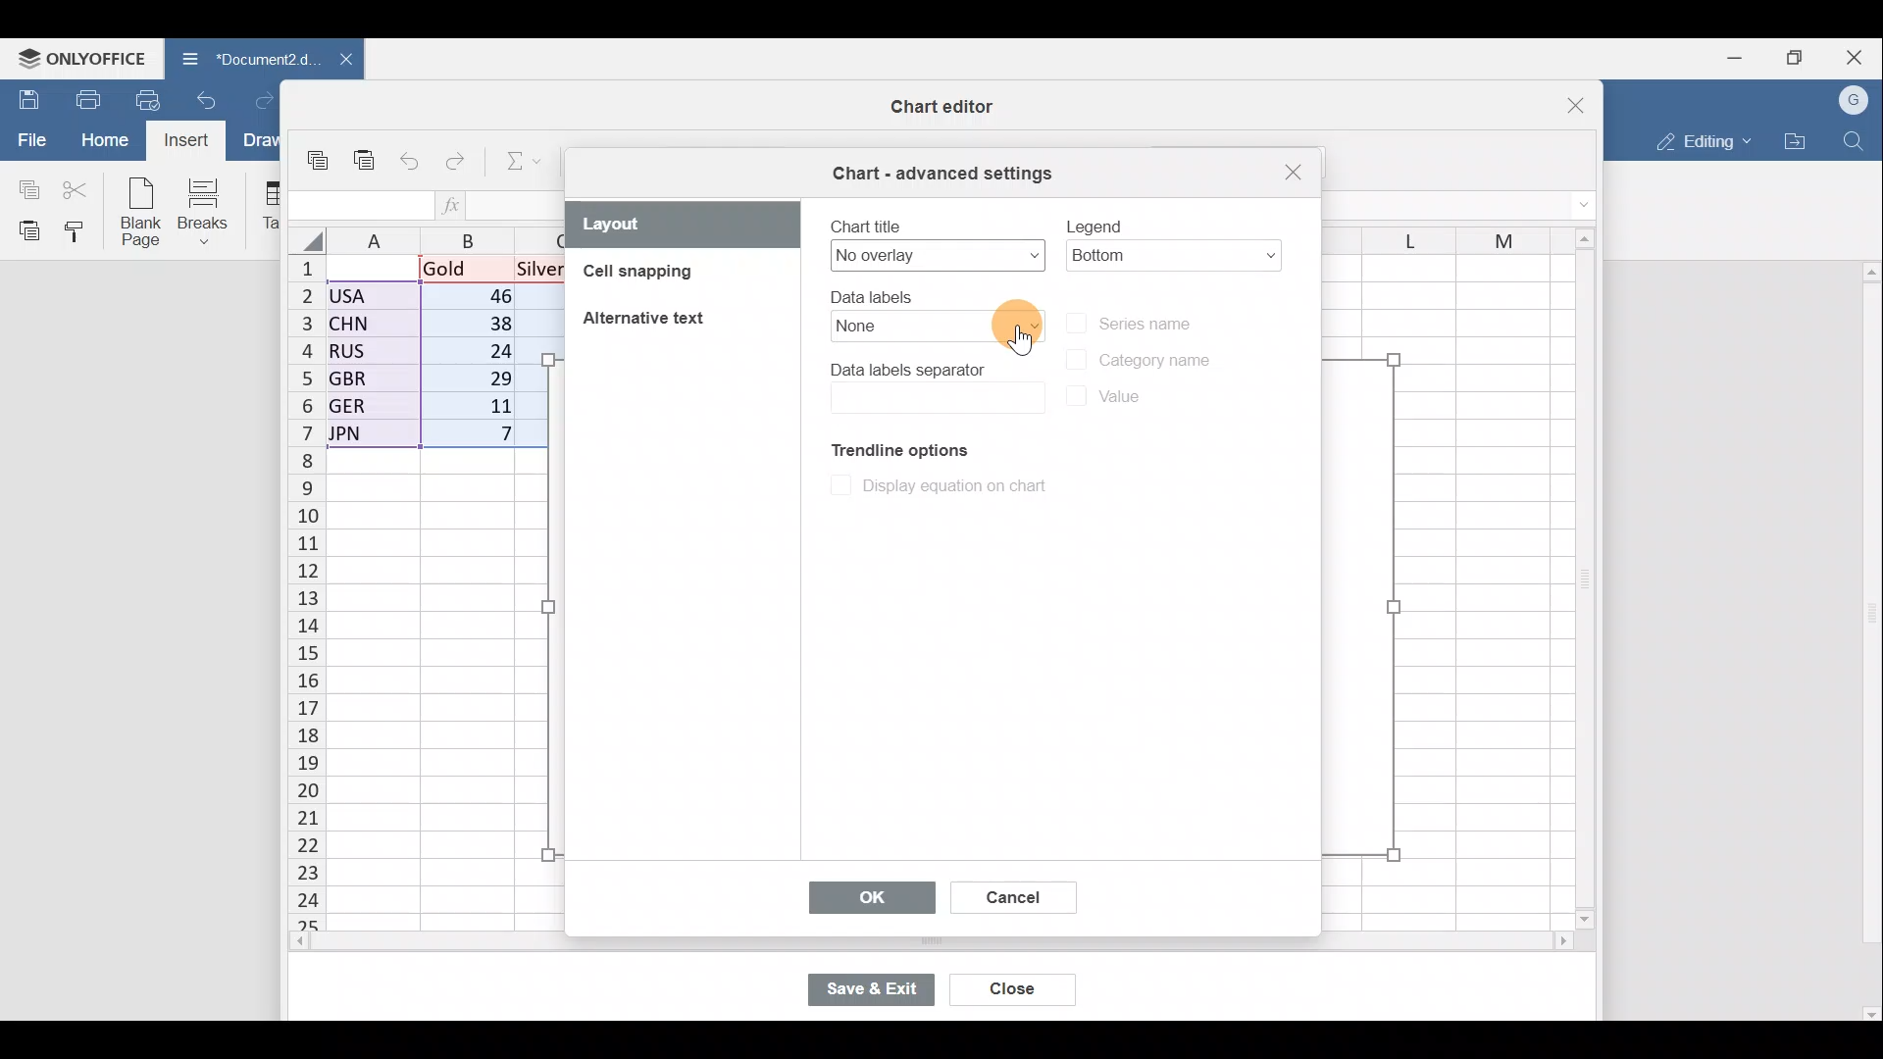 The image size is (1883, 1059). I want to click on Home, so click(104, 140).